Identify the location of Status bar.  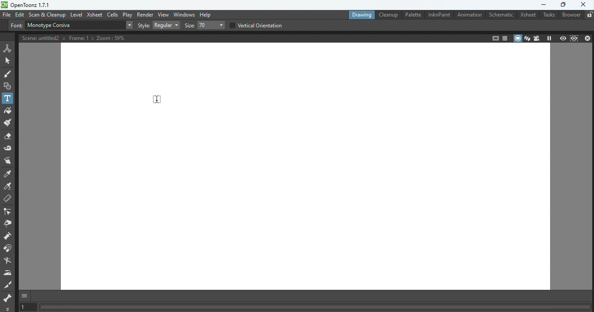
(318, 306).